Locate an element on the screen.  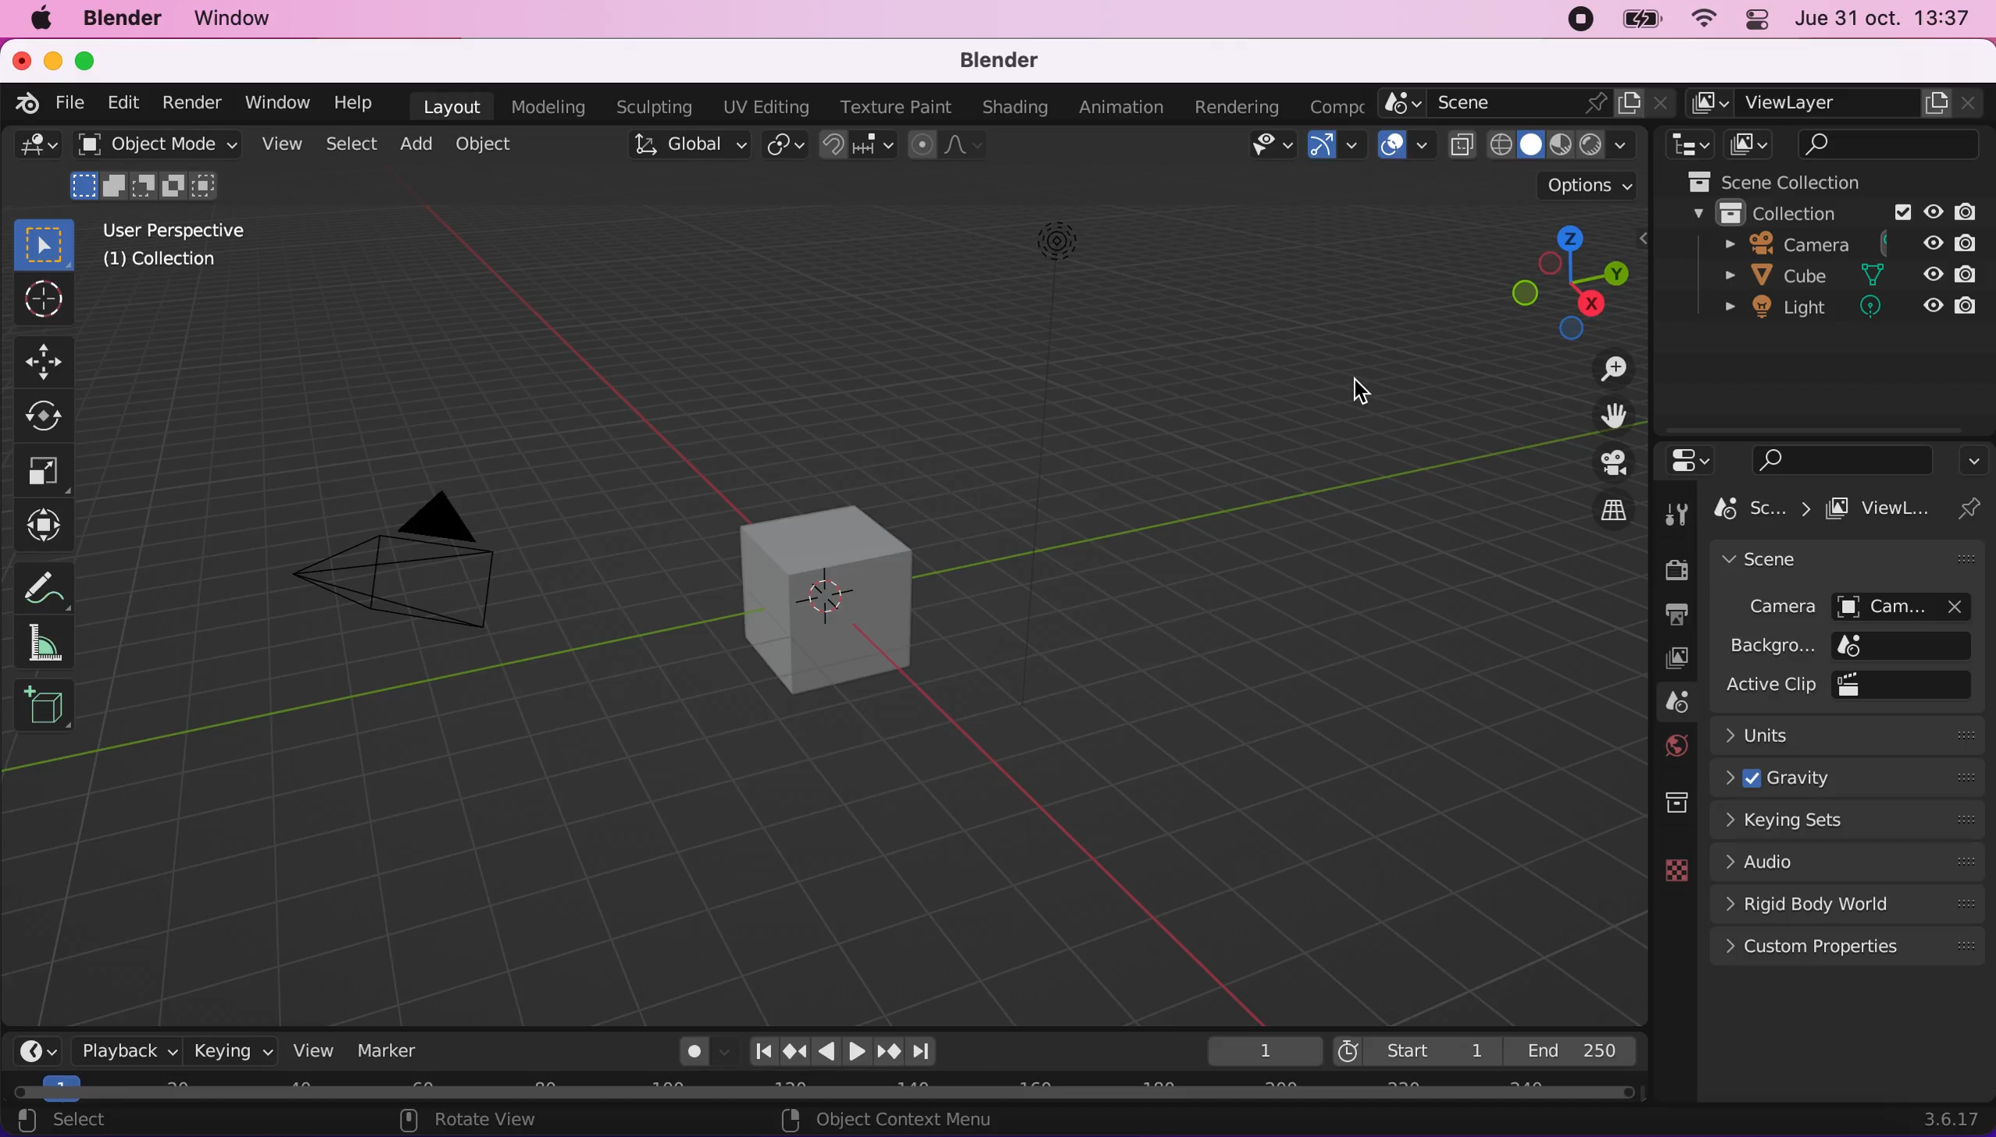
texture paint is located at coordinates (893, 104).